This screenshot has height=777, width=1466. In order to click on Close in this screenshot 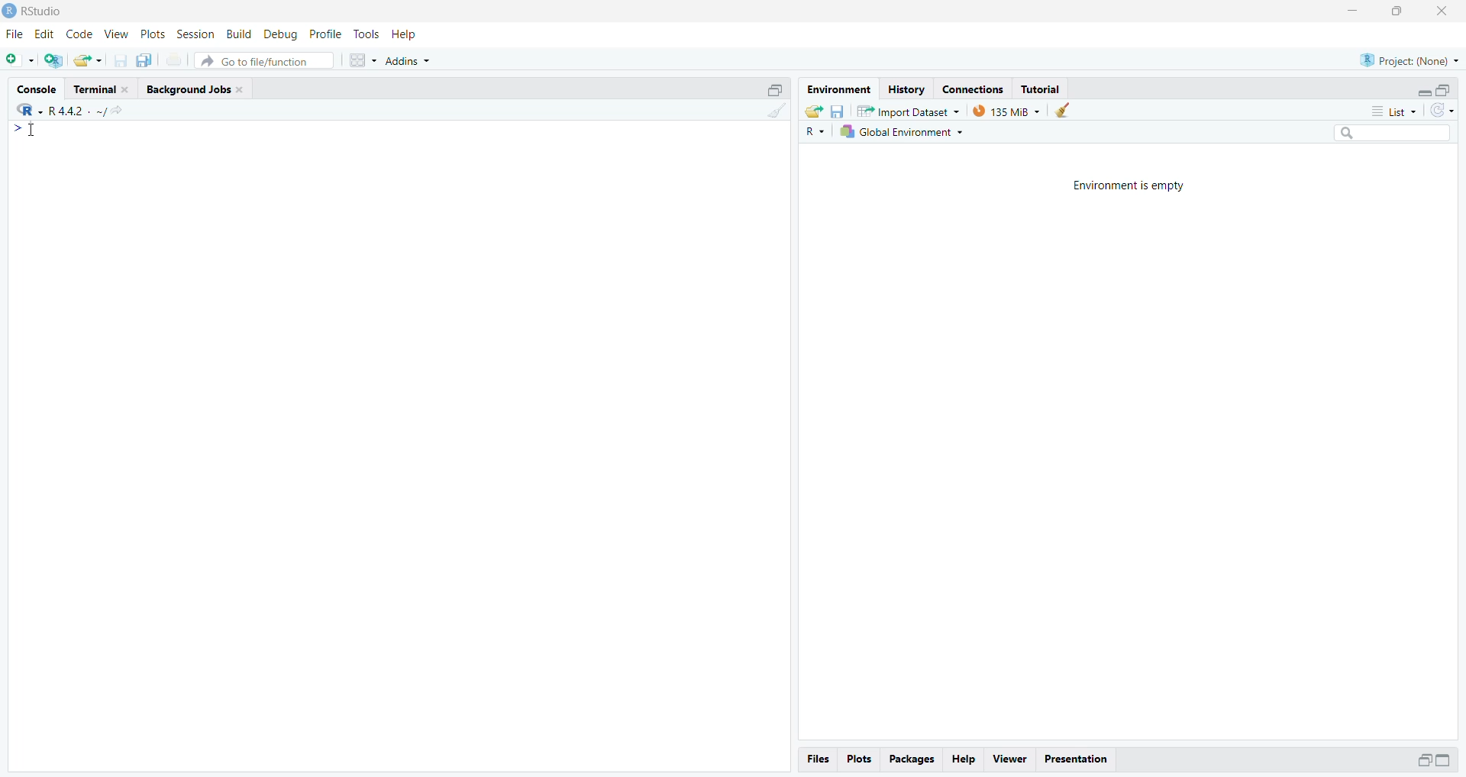, I will do `click(1442, 13)`.